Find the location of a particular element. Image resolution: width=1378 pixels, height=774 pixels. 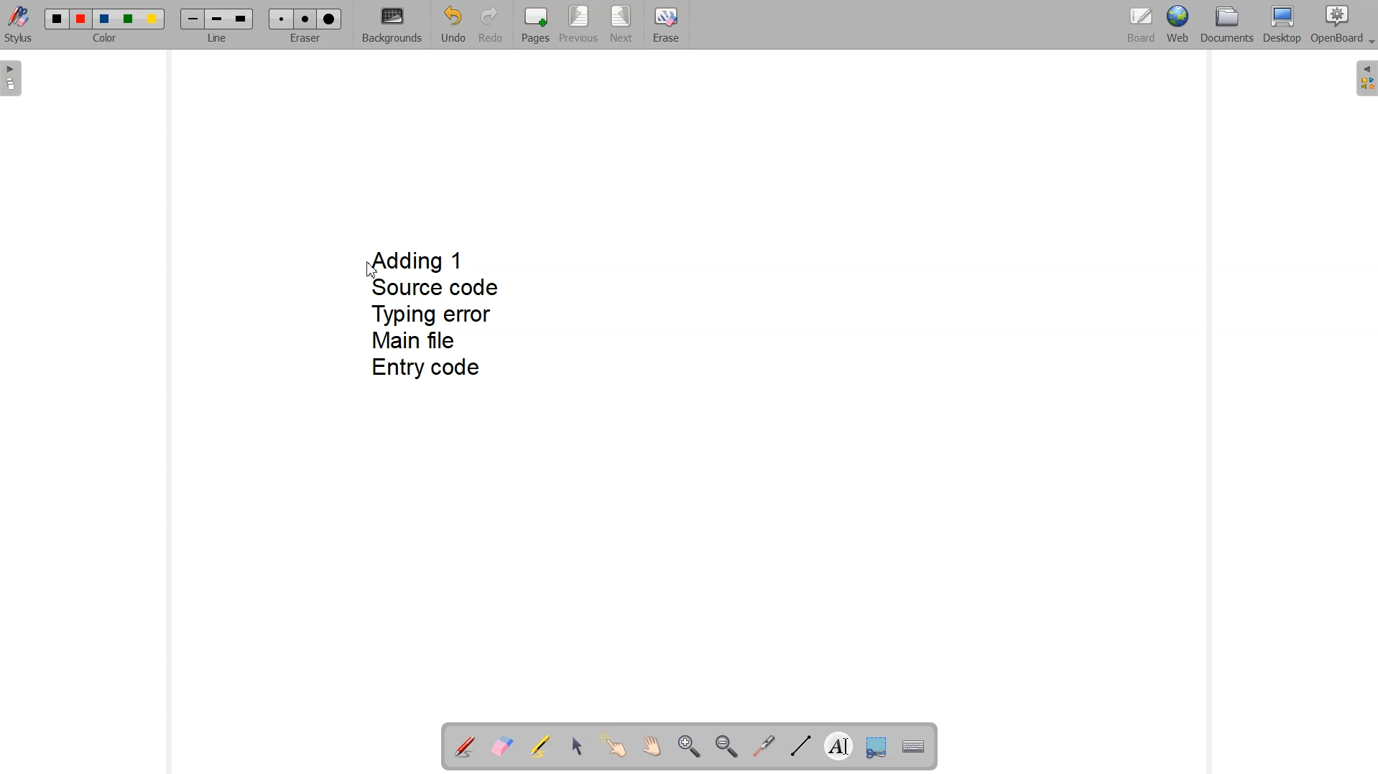

Color 3 is located at coordinates (104, 19).